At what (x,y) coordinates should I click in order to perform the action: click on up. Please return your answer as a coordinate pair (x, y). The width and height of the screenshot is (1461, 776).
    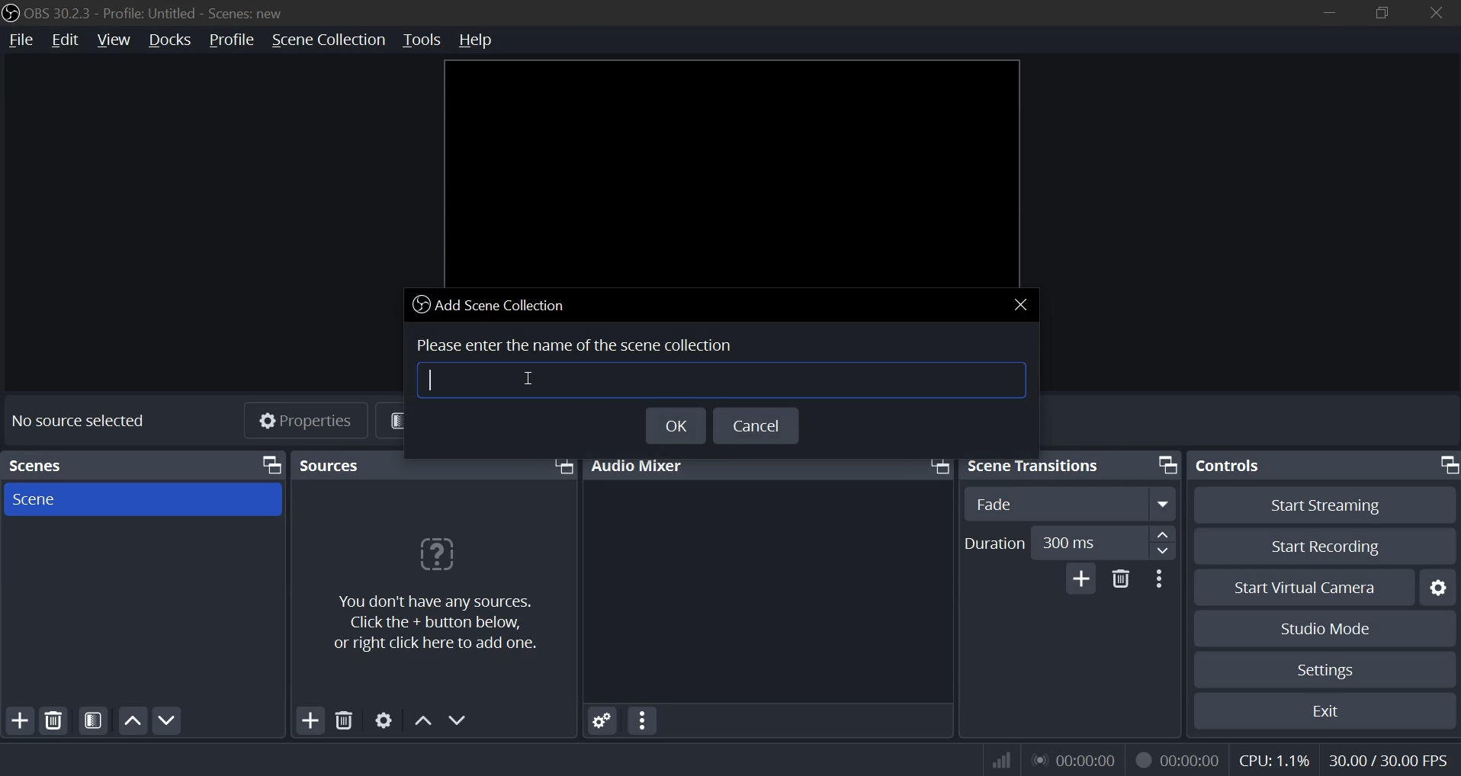
    Looking at the image, I should click on (421, 718).